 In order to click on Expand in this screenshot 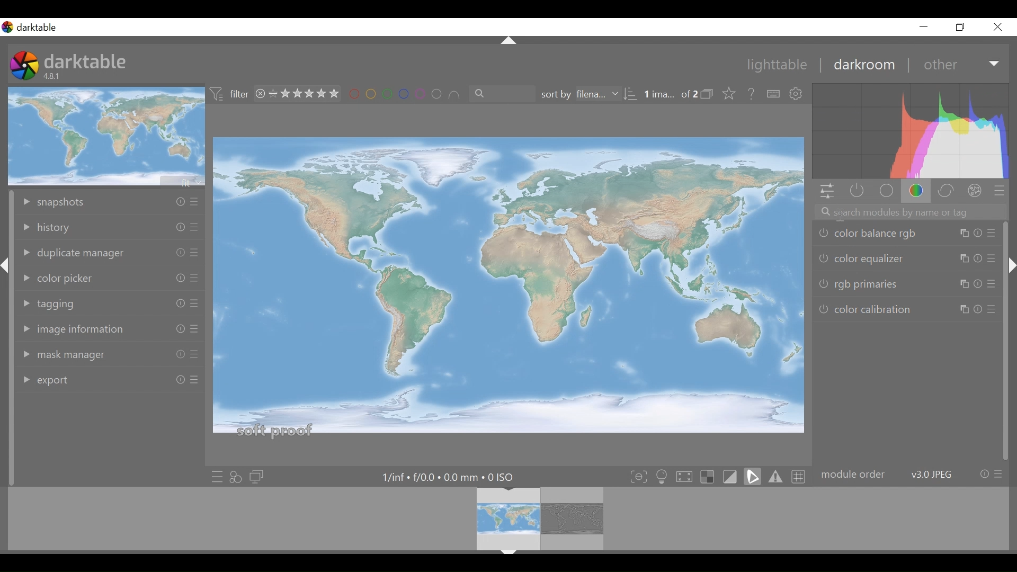, I will do `click(995, 65)`.